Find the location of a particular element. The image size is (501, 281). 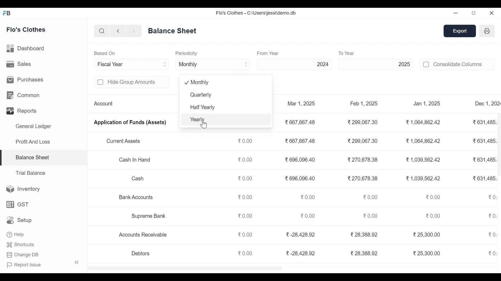

2025 is located at coordinates (376, 64).